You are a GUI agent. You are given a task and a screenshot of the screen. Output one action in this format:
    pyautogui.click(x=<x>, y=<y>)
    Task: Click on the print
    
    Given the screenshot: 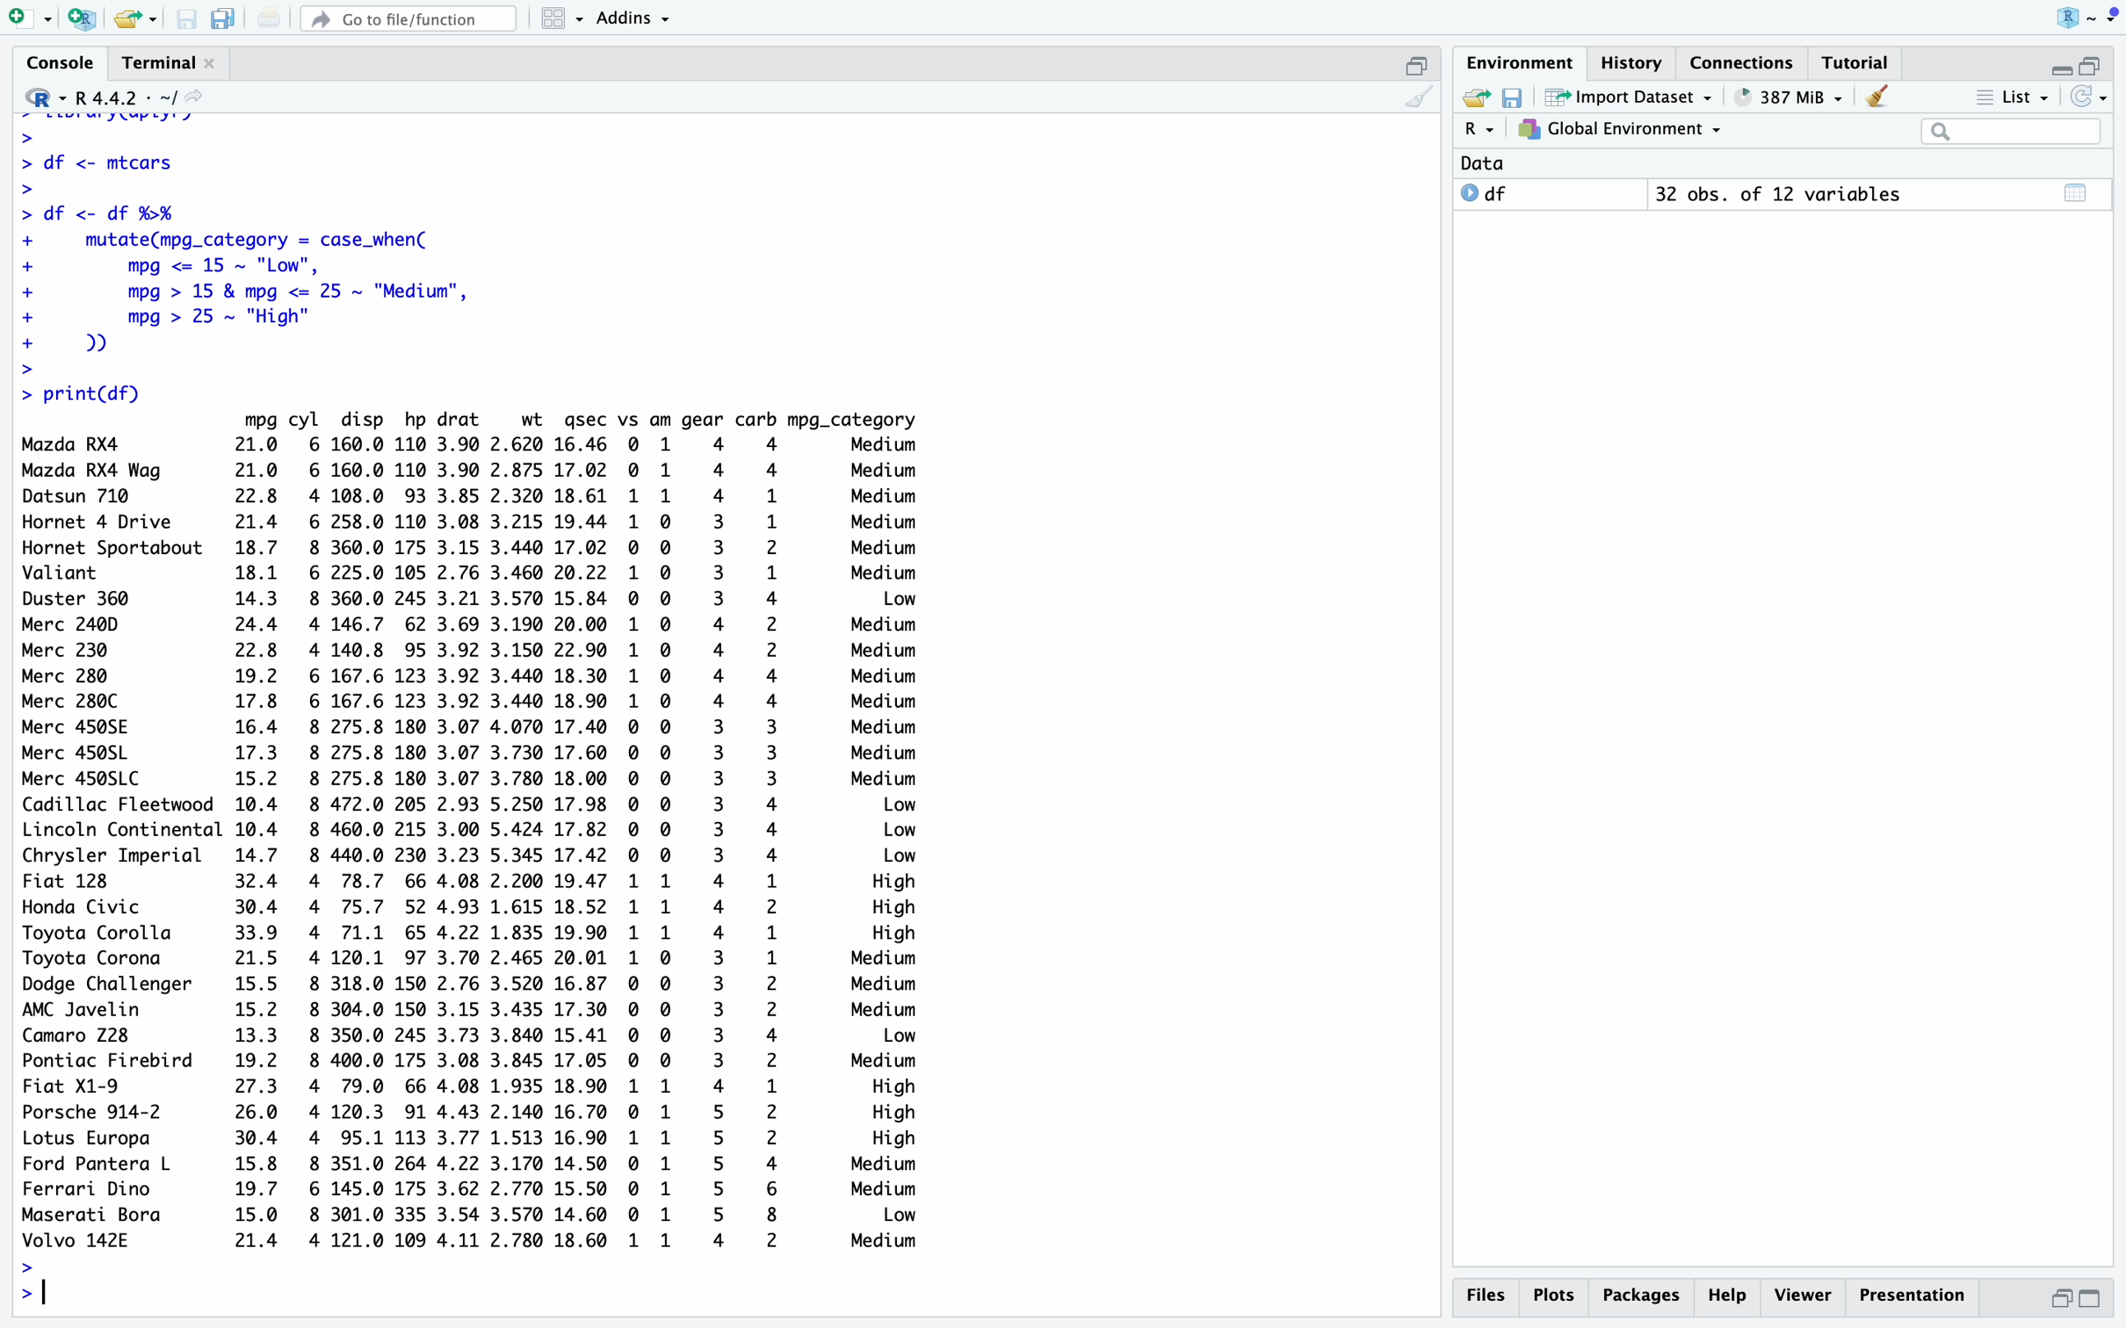 What is the action you would take?
    pyautogui.click(x=269, y=18)
    